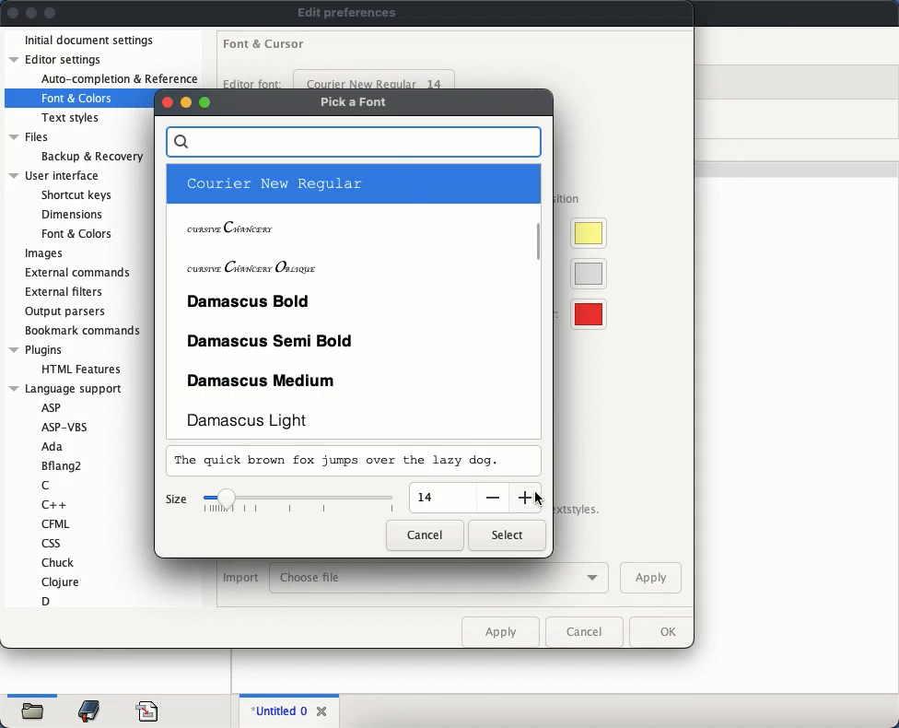 The image size is (899, 728). What do you see at coordinates (351, 300) in the screenshot?
I see `damascus bold` at bounding box center [351, 300].